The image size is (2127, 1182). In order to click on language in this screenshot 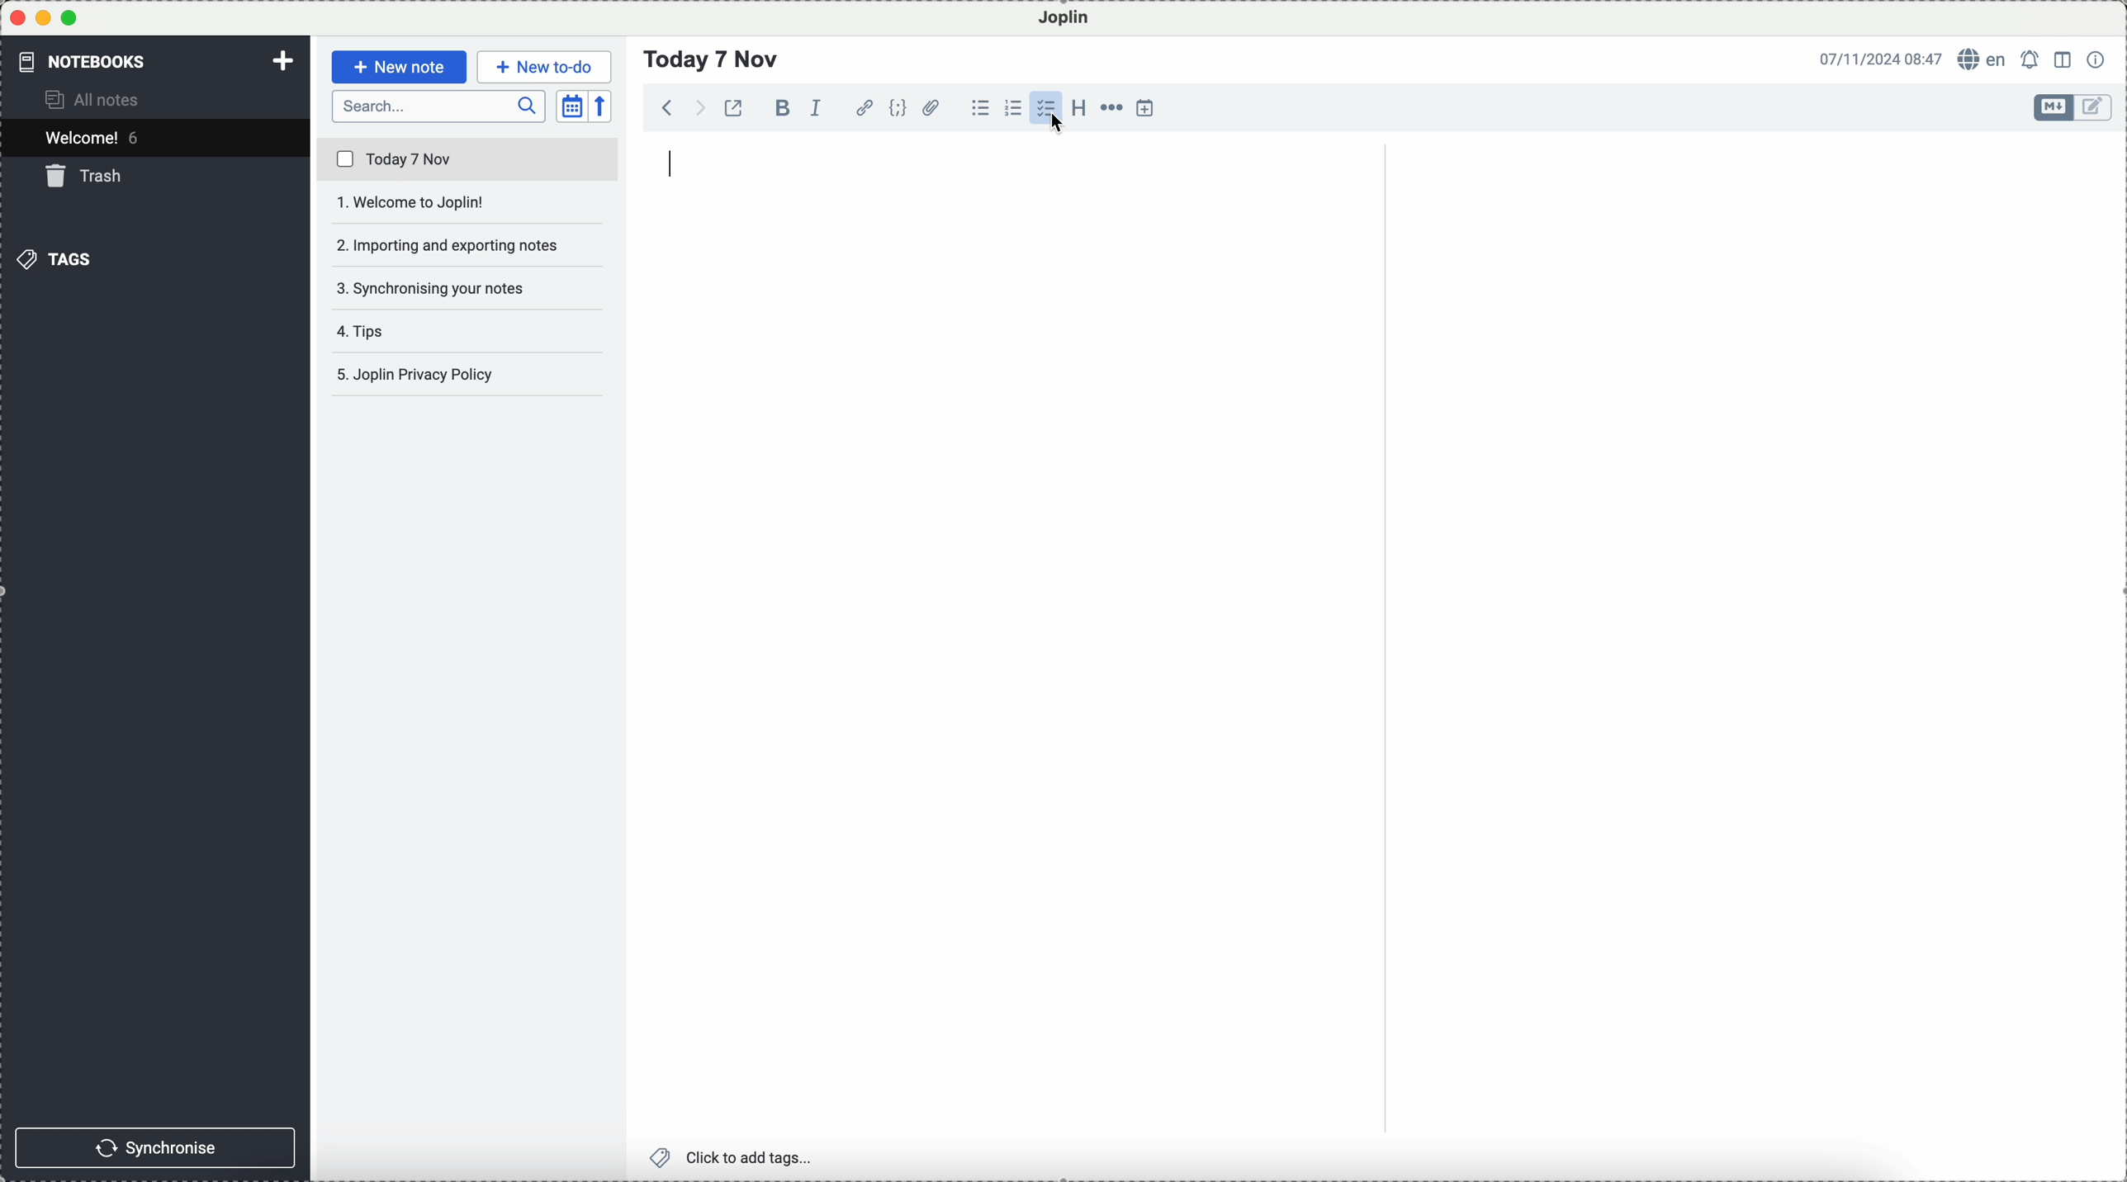, I will do `click(1983, 58)`.